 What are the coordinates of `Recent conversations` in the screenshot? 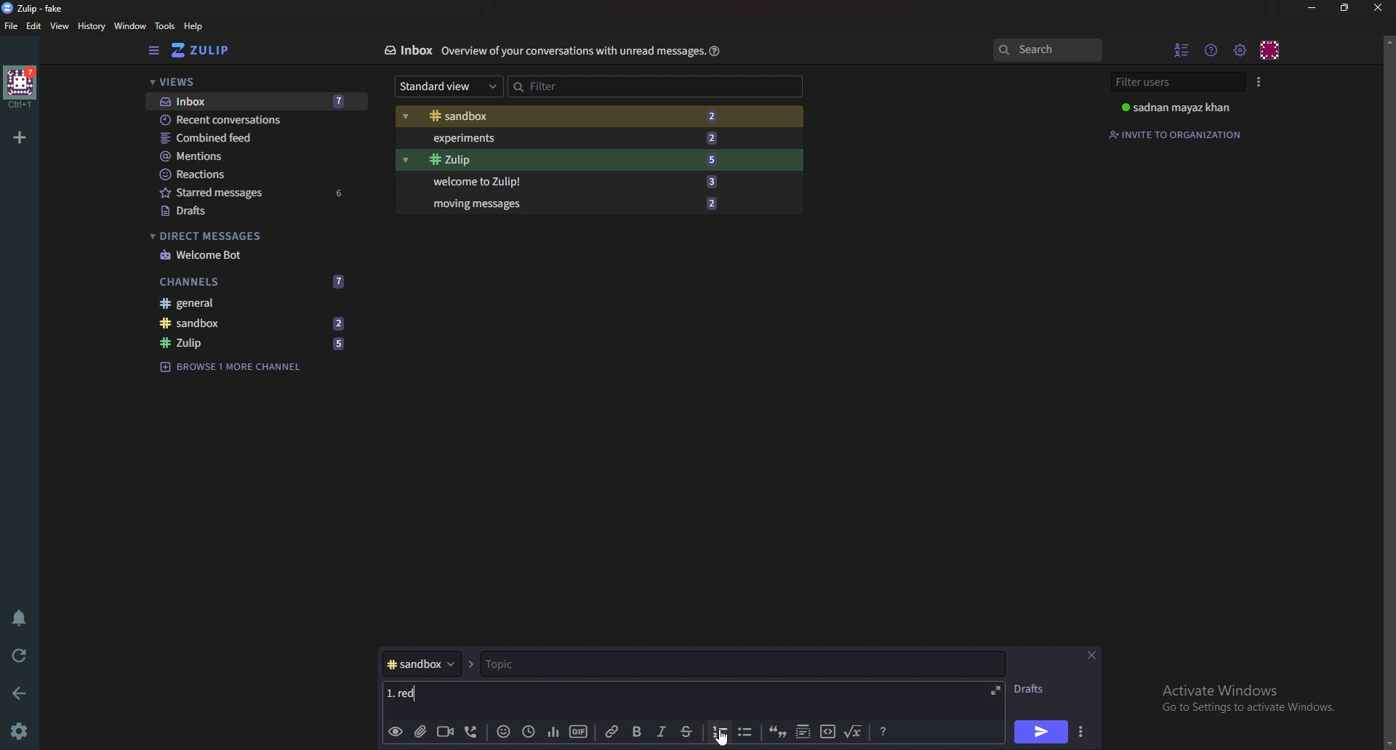 It's located at (257, 121).